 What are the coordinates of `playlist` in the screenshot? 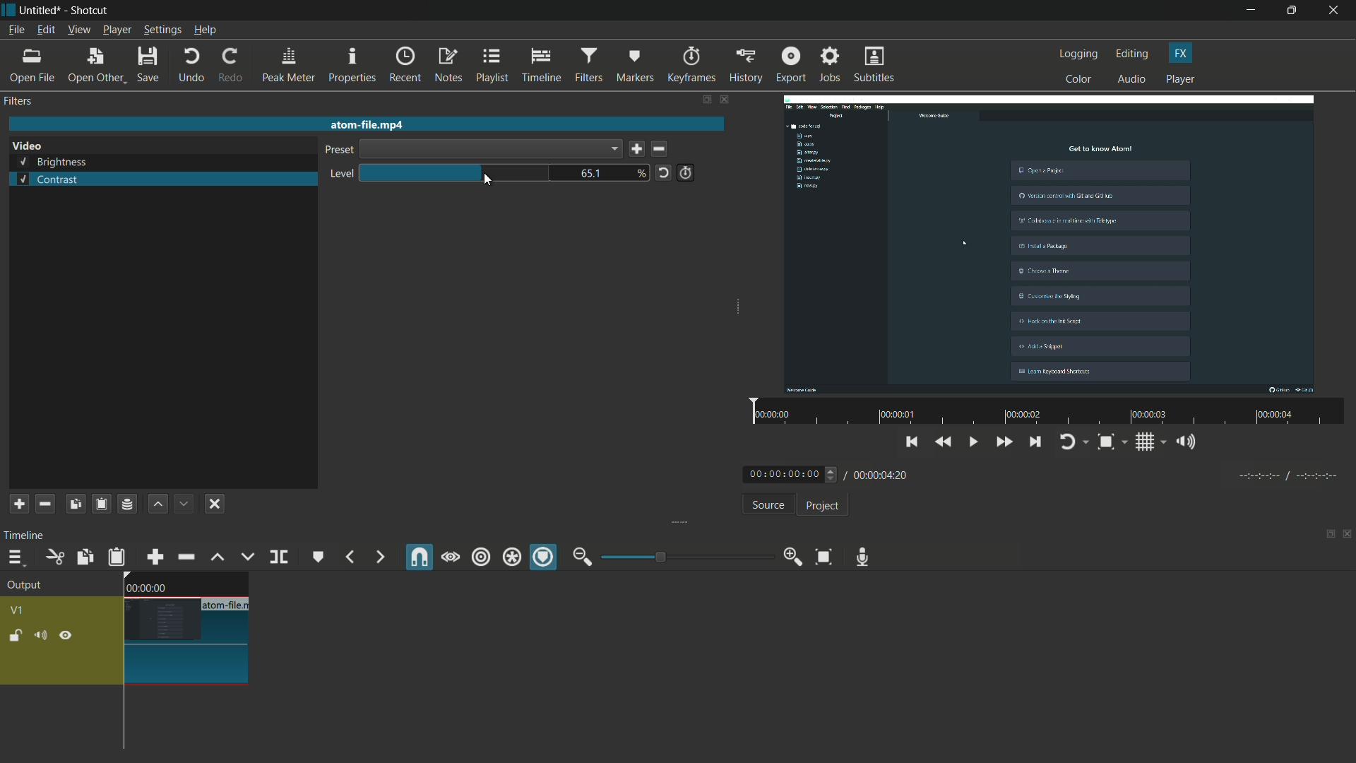 It's located at (493, 65).